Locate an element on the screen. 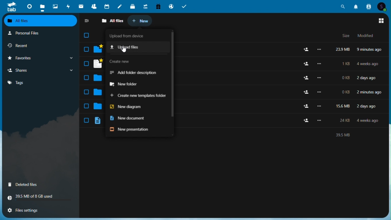 The image size is (391, 220). files is located at coordinates (43, 6).